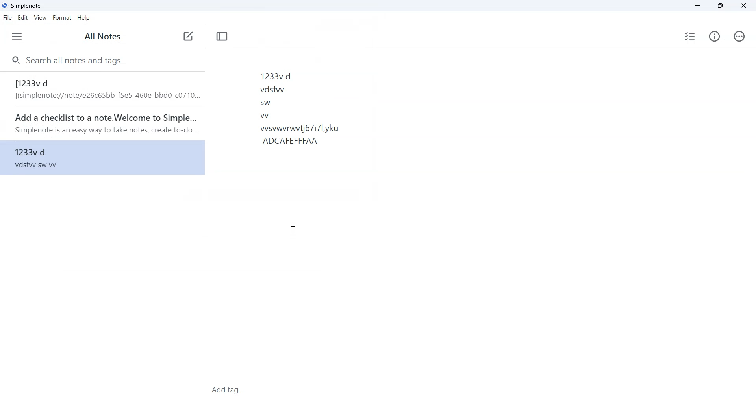 The height and width of the screenshot is (401, 756). Describe the element at coordinates (62, 18) in the screenshot. I see `Format` at that location.